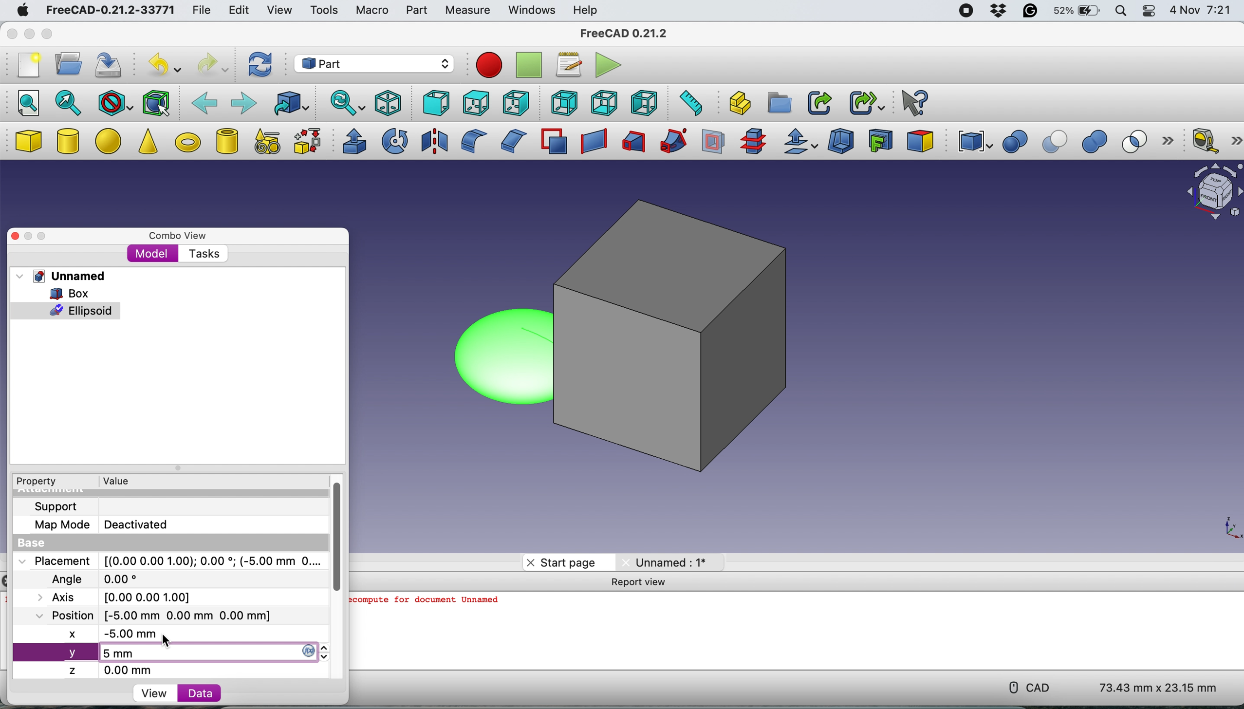  Describe the element at coordinates (474, 102) in the screenshot. I see `top` at that location.